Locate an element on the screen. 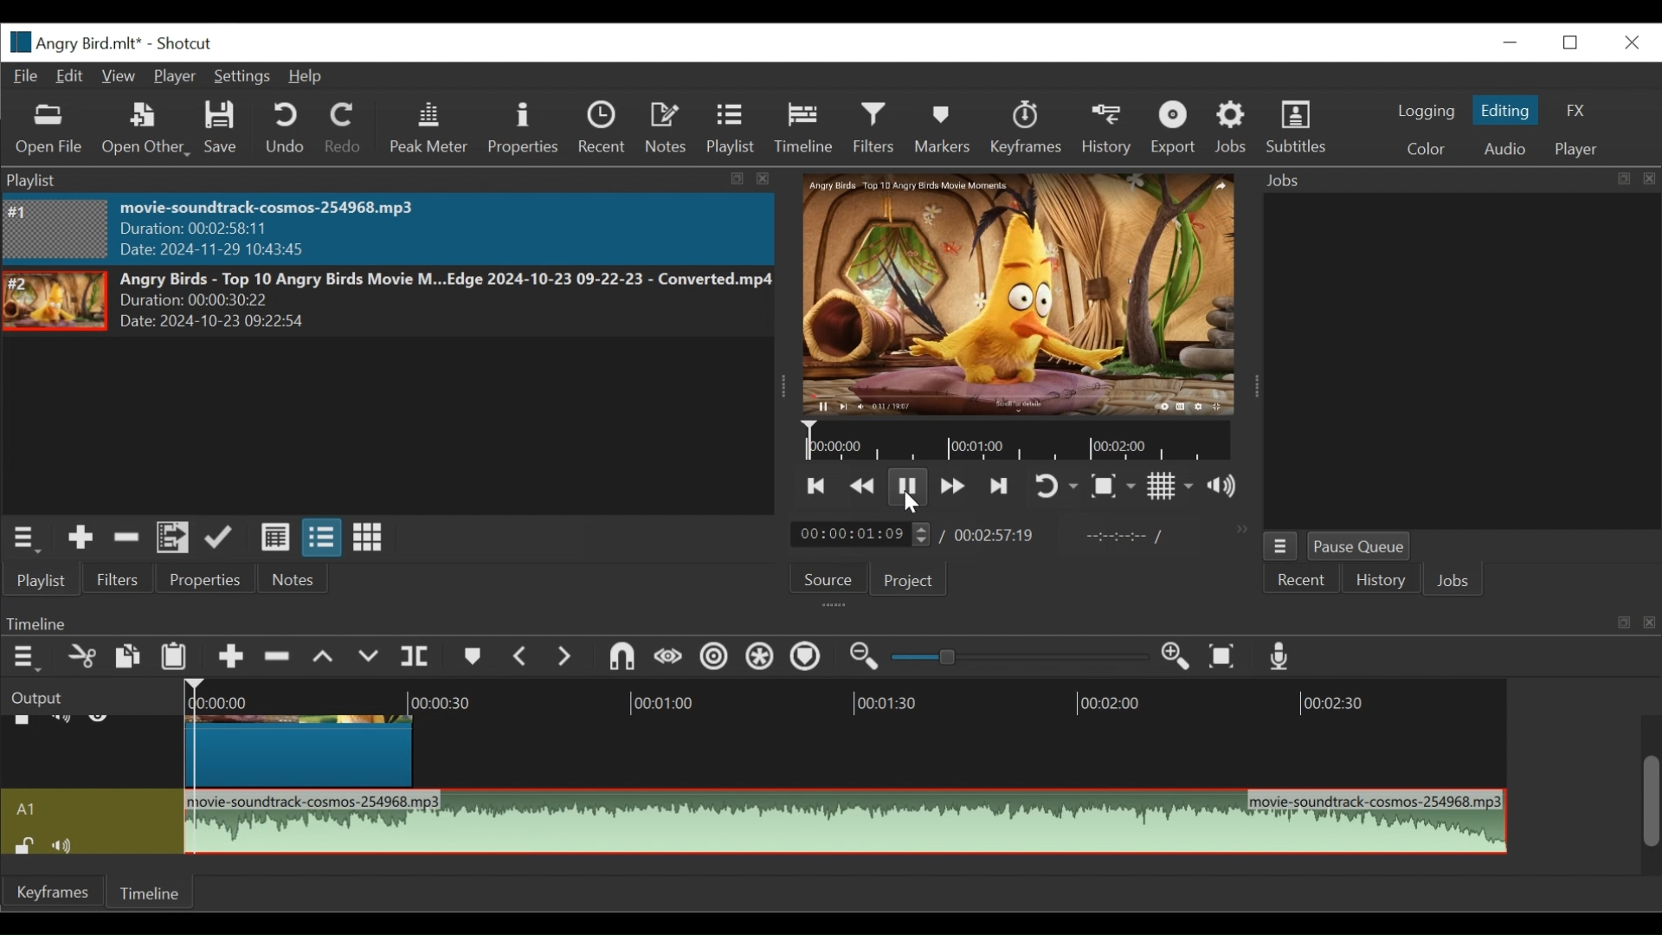 Image resolution: width=1662 pixels, height=935 pixels. Shotcut is located at coordinates (188, 43).